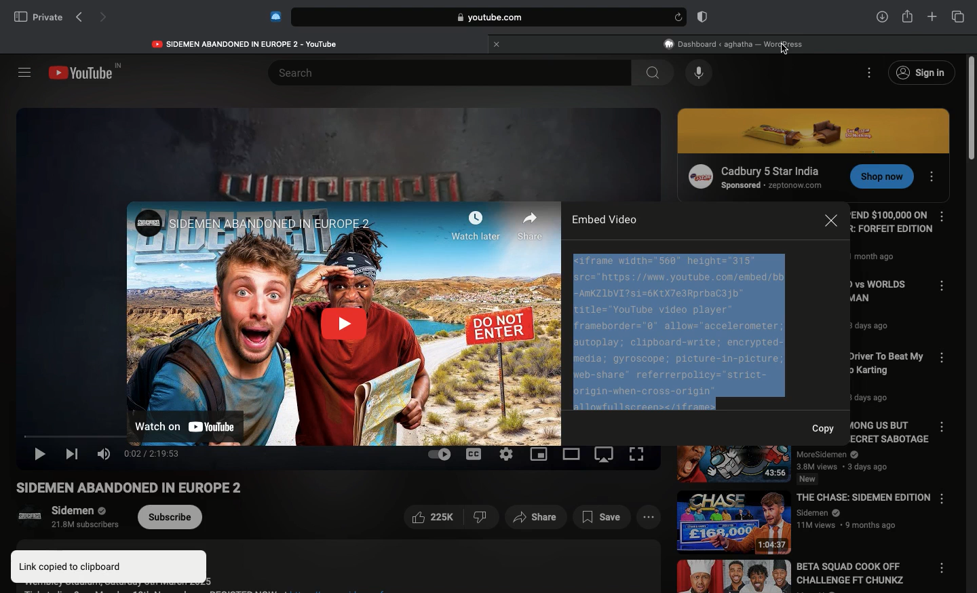 This screenshot has width=977, height=593. What do you see at coordinates (786, 51) in the screenshot?
I see `cursor` at bounding box center [786, 51].